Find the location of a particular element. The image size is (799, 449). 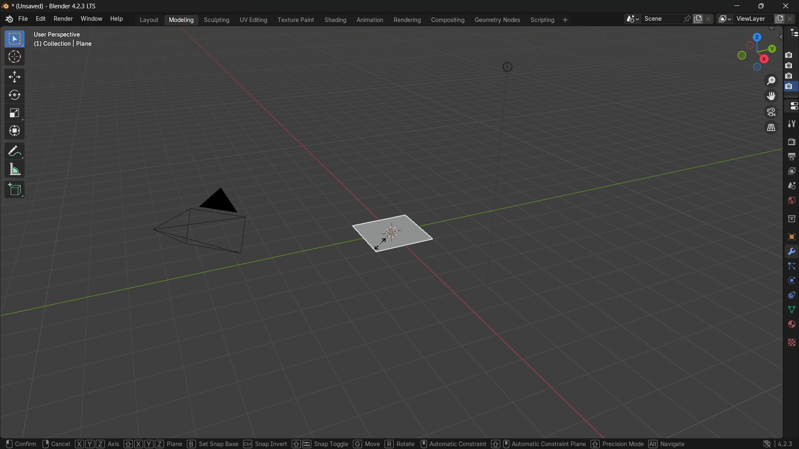

move is located at coordinates (16, 77).